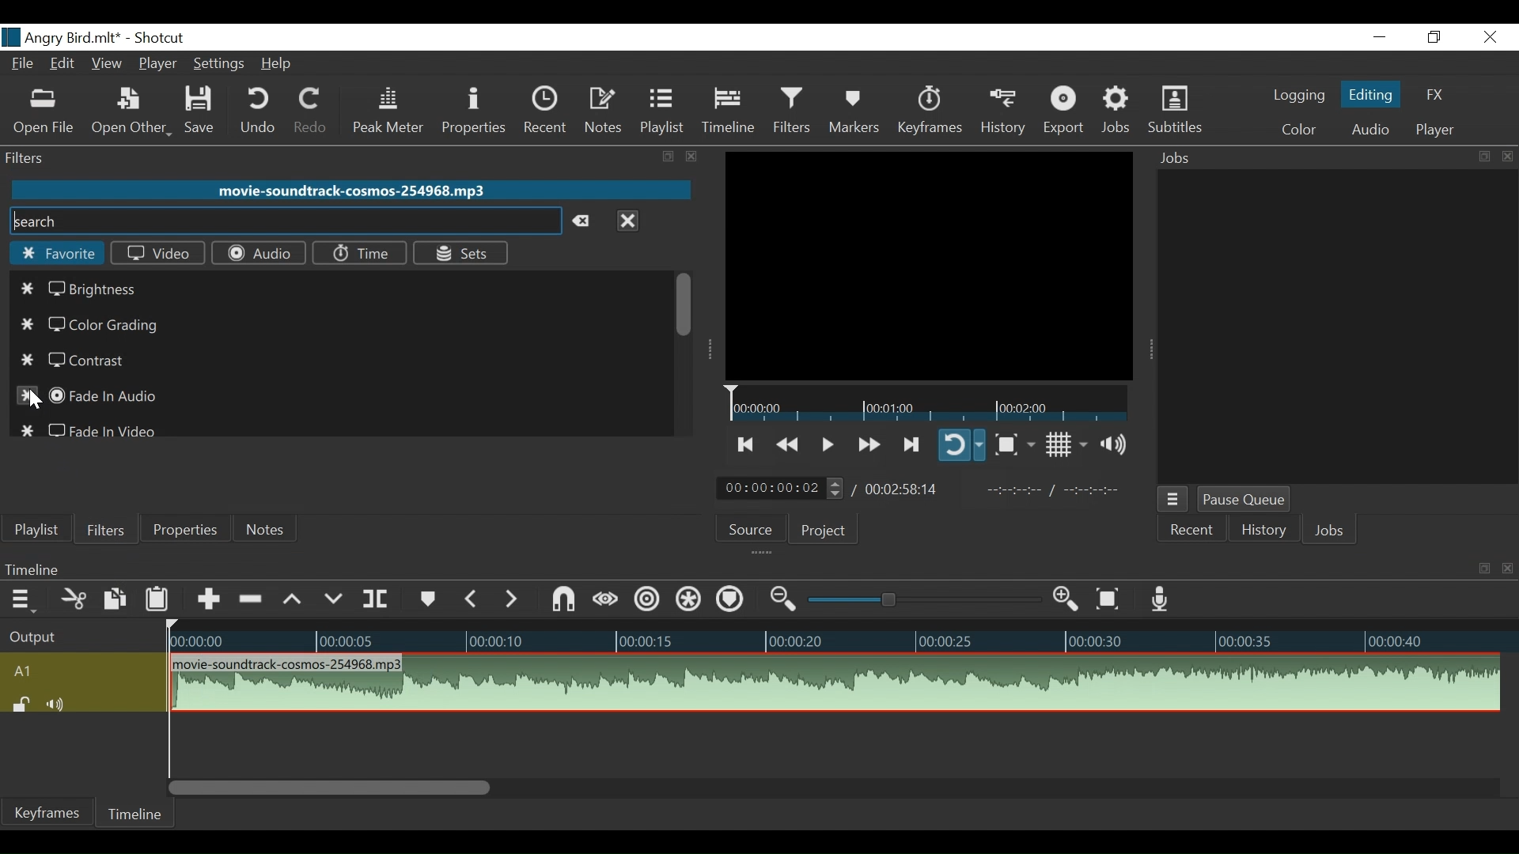 The height and width of the screenshot is (854, 1519). I want to click on Properties, so click(476, 110).